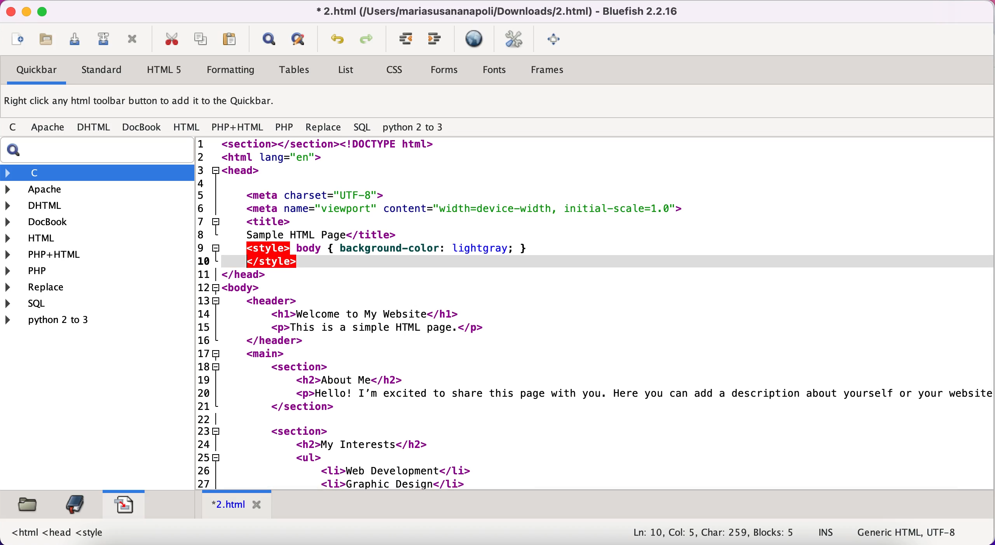 The image size is (995, 545). Describe the element at coordinates (300, 39) in the screenshot. I see `advanced find and replace` at that location.